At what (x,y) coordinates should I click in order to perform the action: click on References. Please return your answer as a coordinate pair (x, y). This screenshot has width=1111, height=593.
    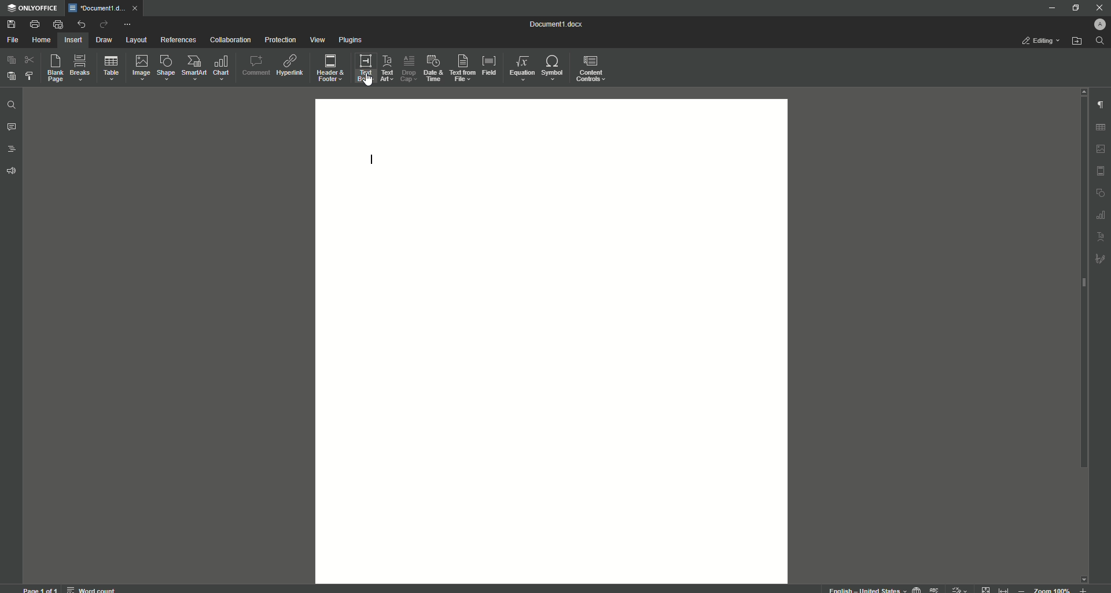
    Looking at the image, I should click on (179, 39).